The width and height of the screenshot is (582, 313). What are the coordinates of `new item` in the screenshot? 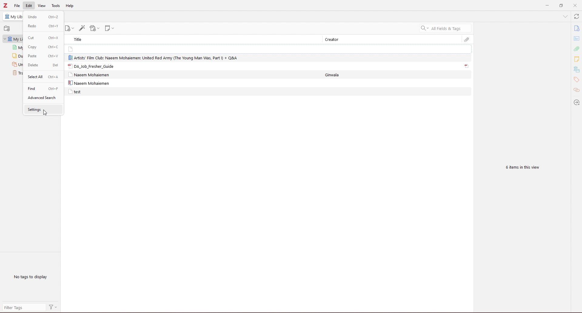 It's located at (70, 28).